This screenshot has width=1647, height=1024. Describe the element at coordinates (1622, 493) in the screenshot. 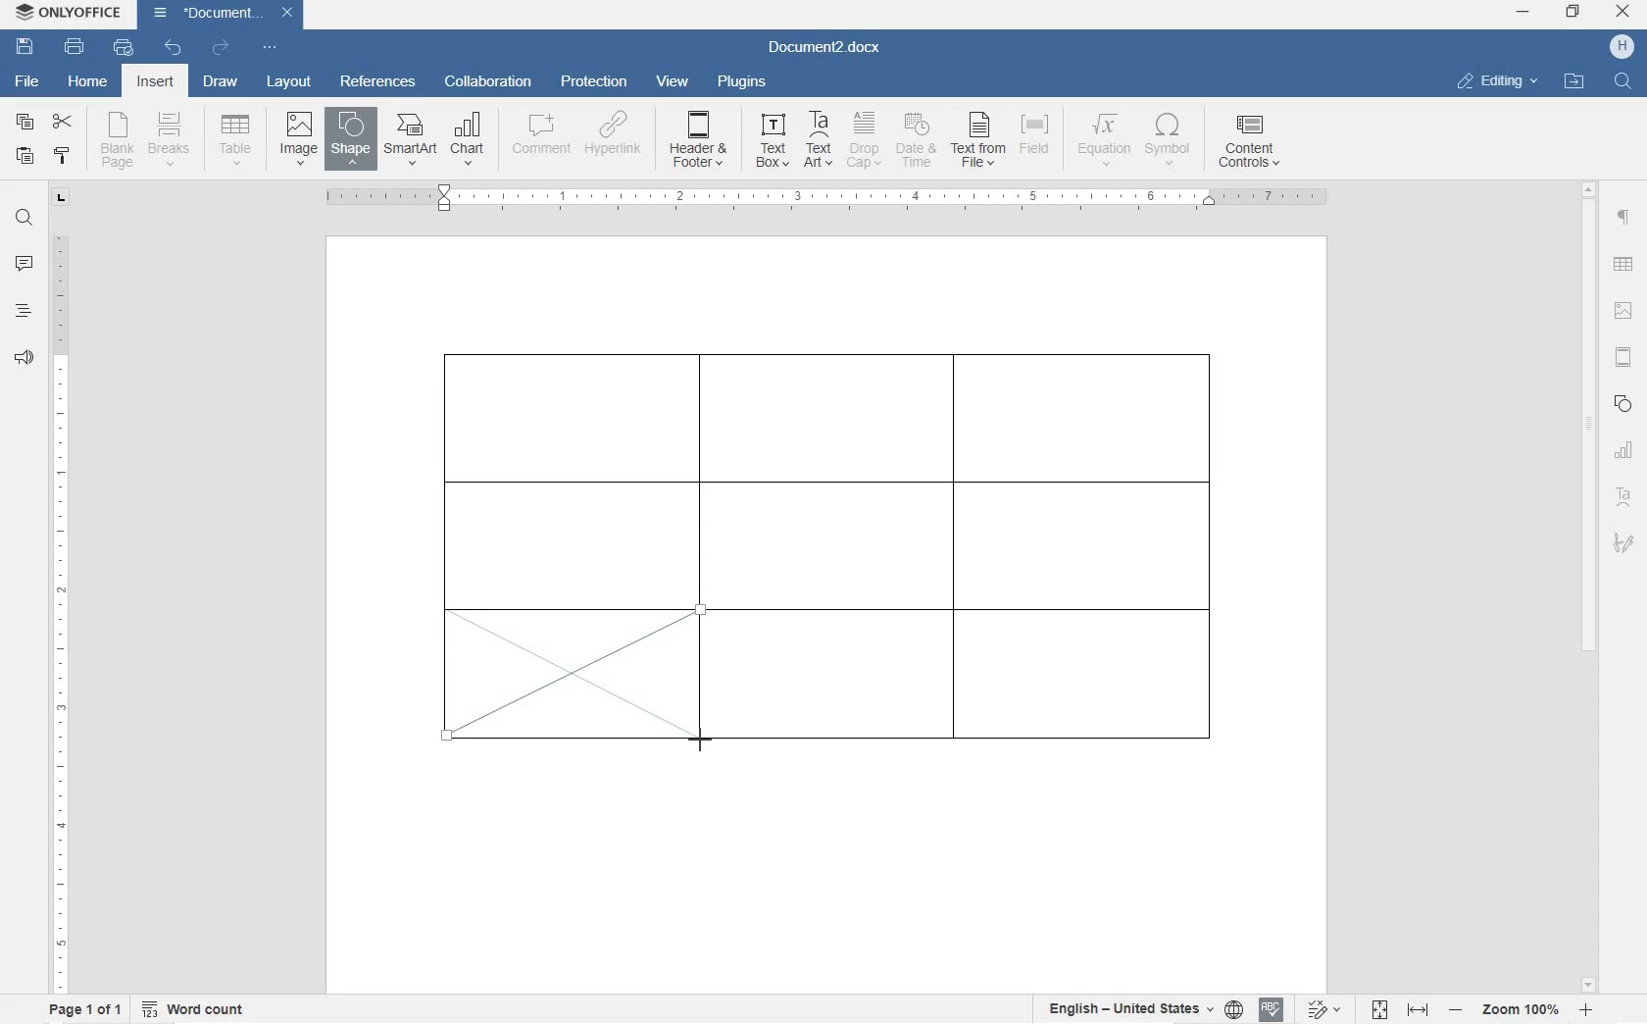

I see `textart` at that location.